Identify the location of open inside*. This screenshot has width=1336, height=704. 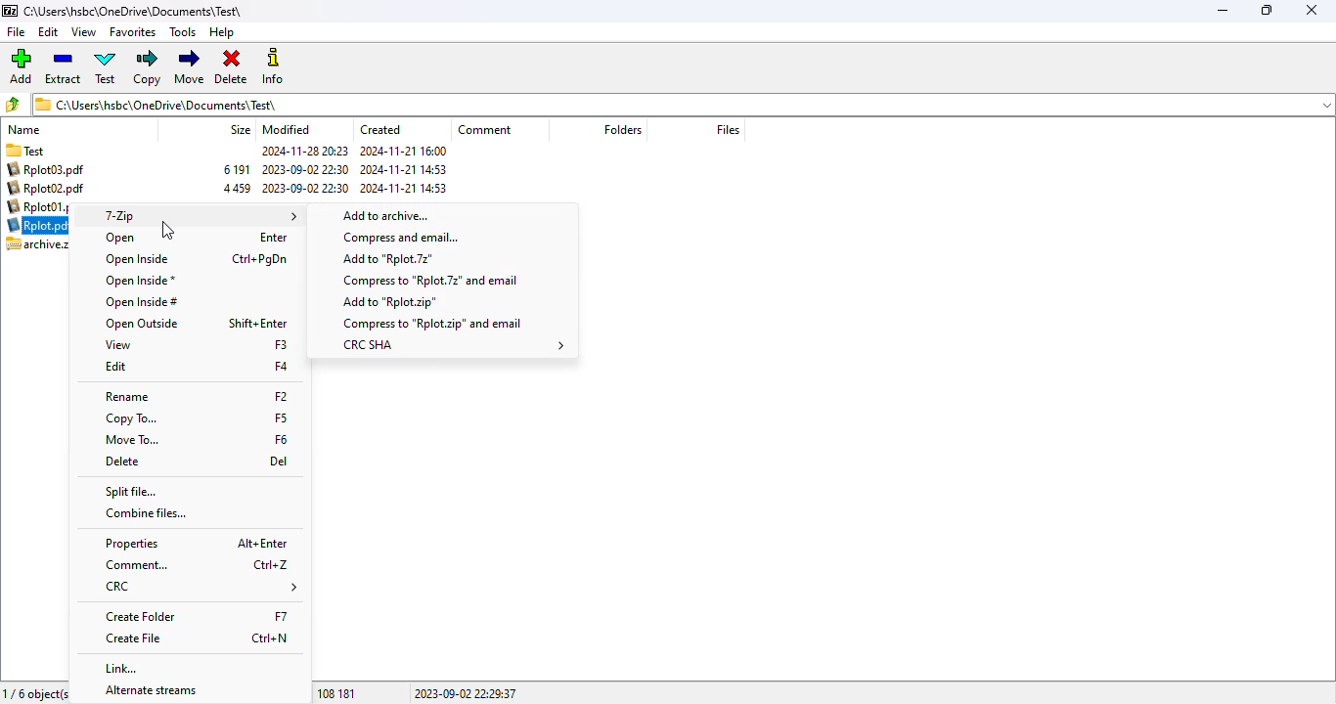
(141, 281).